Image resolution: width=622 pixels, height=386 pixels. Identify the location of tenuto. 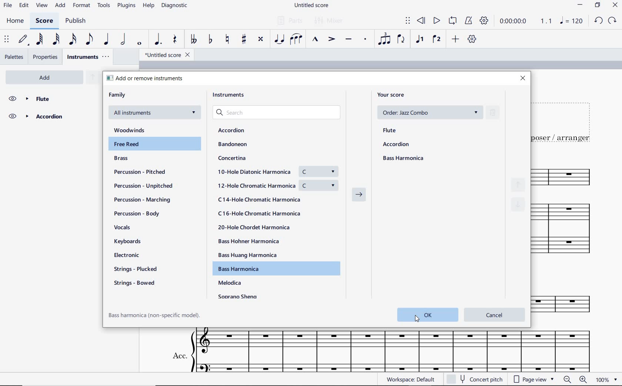
(348, 40).